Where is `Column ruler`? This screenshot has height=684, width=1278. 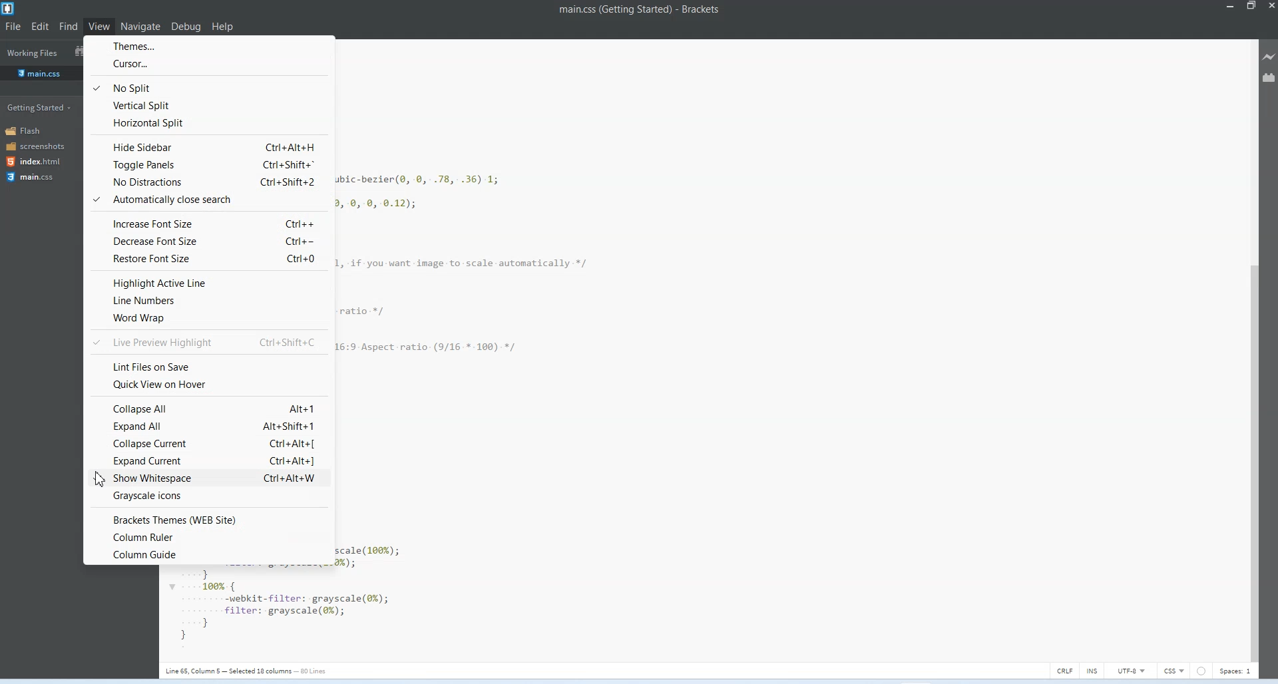 Column ruler is located at coordinates (209, 536).